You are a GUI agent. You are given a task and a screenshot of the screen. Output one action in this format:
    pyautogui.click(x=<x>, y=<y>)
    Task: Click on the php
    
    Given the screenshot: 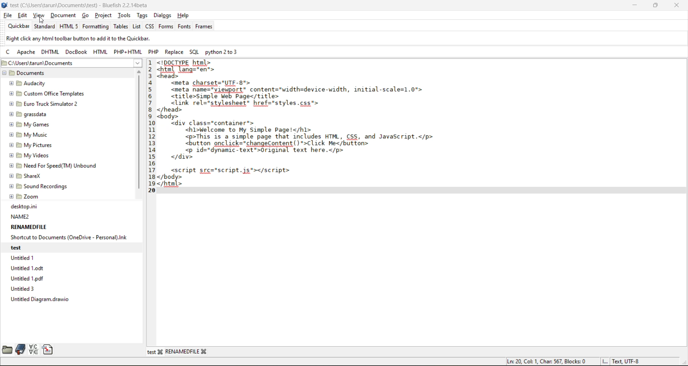 What is the action you would take?
    pyautogui.click(x=155, y=52)
    